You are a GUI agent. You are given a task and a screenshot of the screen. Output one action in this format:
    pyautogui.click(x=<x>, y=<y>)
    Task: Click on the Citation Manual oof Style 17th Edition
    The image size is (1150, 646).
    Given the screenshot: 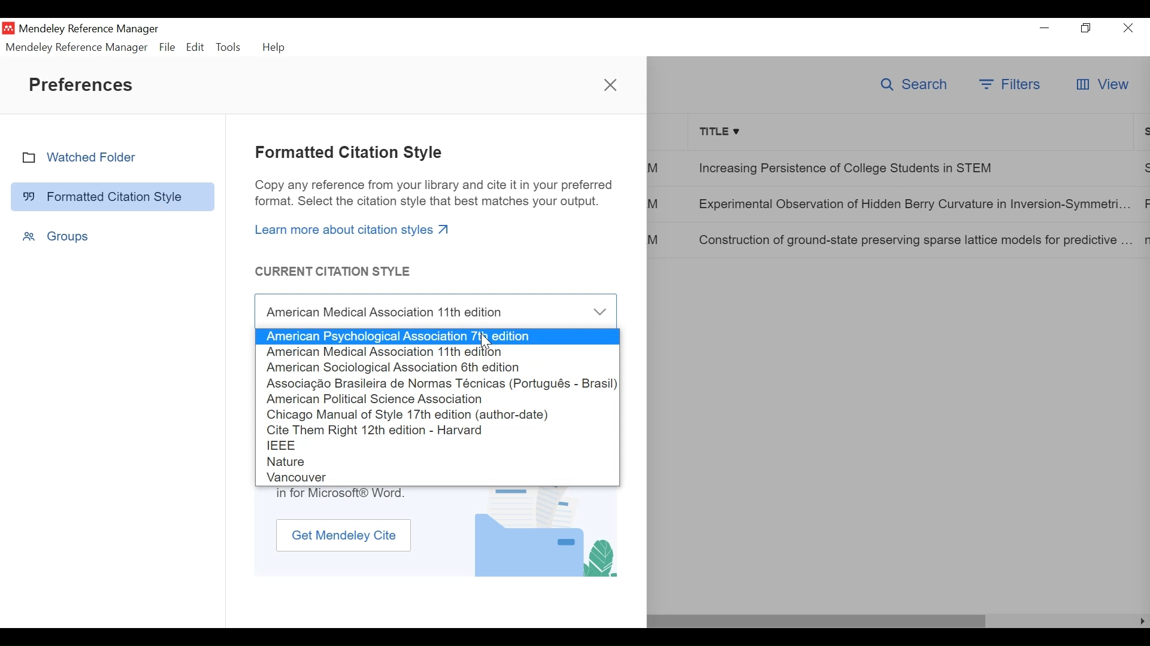 What is the action you would take?
    pyautogui.click(x=440, y=415)
    